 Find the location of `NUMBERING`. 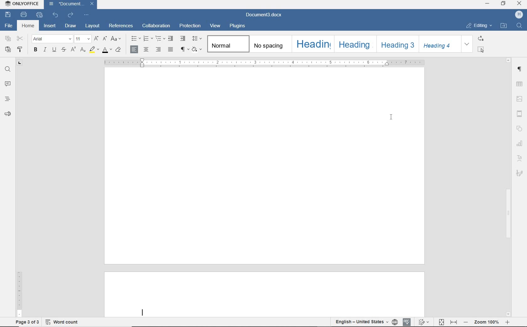

NUMBERING is located at coordinates (147, 39).